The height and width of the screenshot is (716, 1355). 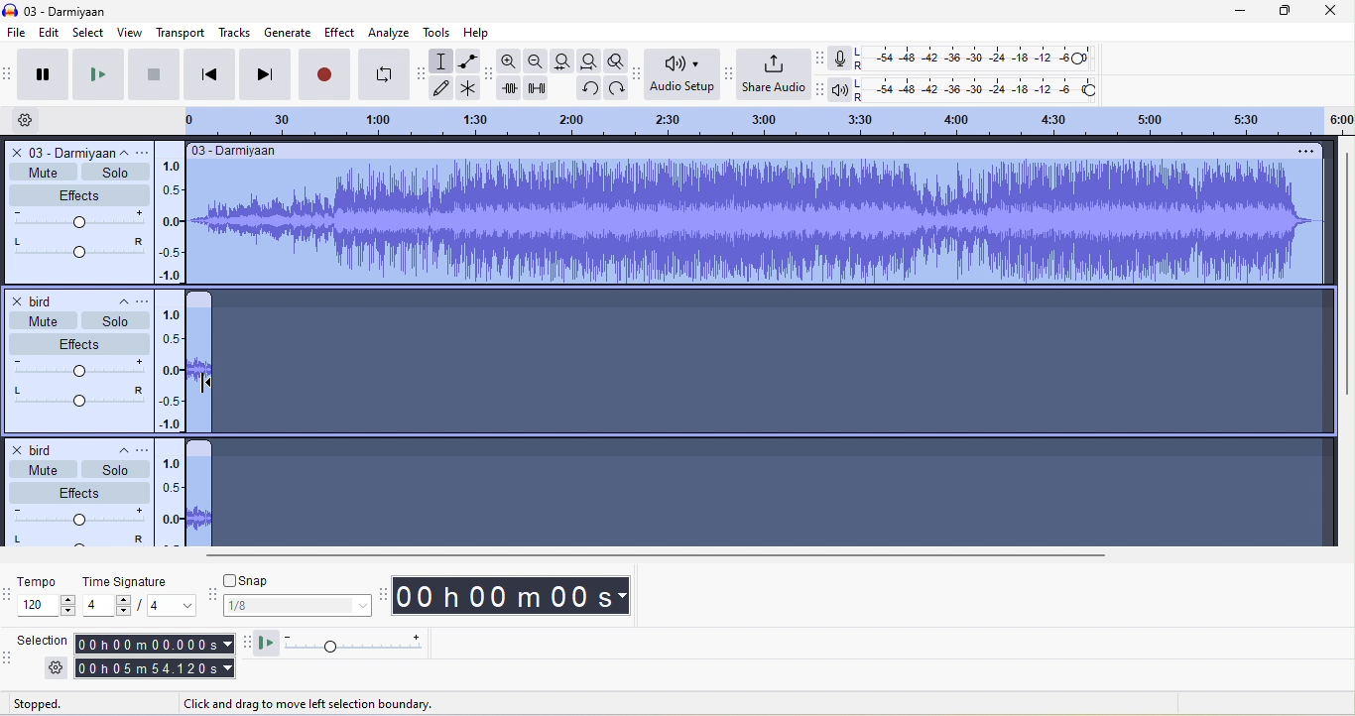 I want to click on solo, so click(x=115, y=175).